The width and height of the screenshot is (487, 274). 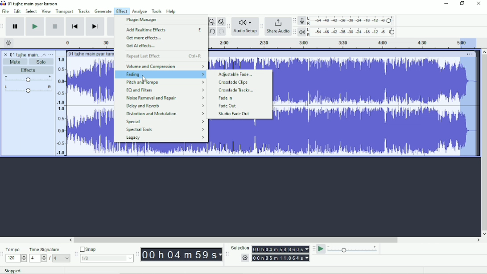 I want to click on close, so click(x=5, y=54).